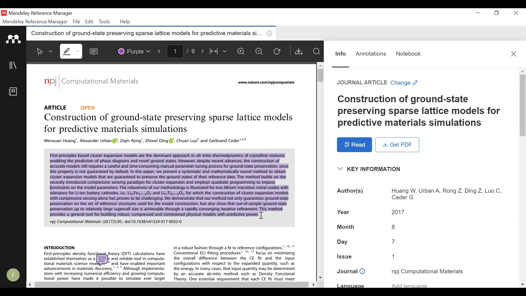 The width and height of the screenshot is (526, 296). I want to click on Zoom in, so click(242, 51).